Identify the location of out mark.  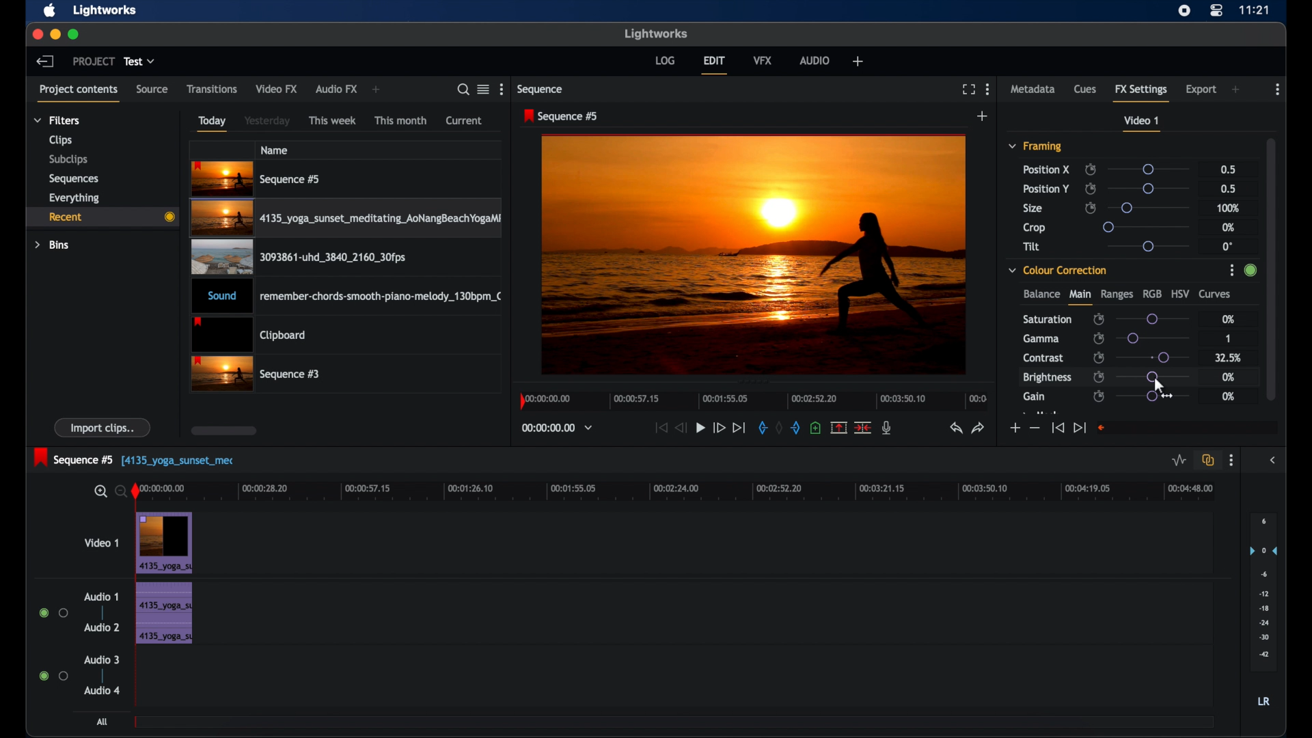
(797, 428).